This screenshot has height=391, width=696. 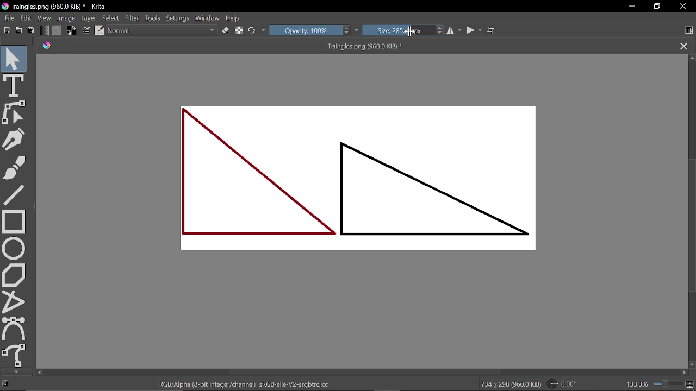 What do you see at coordinates (45, 18) in the screenshot?
I see `View` at bounding box center [45, 18].